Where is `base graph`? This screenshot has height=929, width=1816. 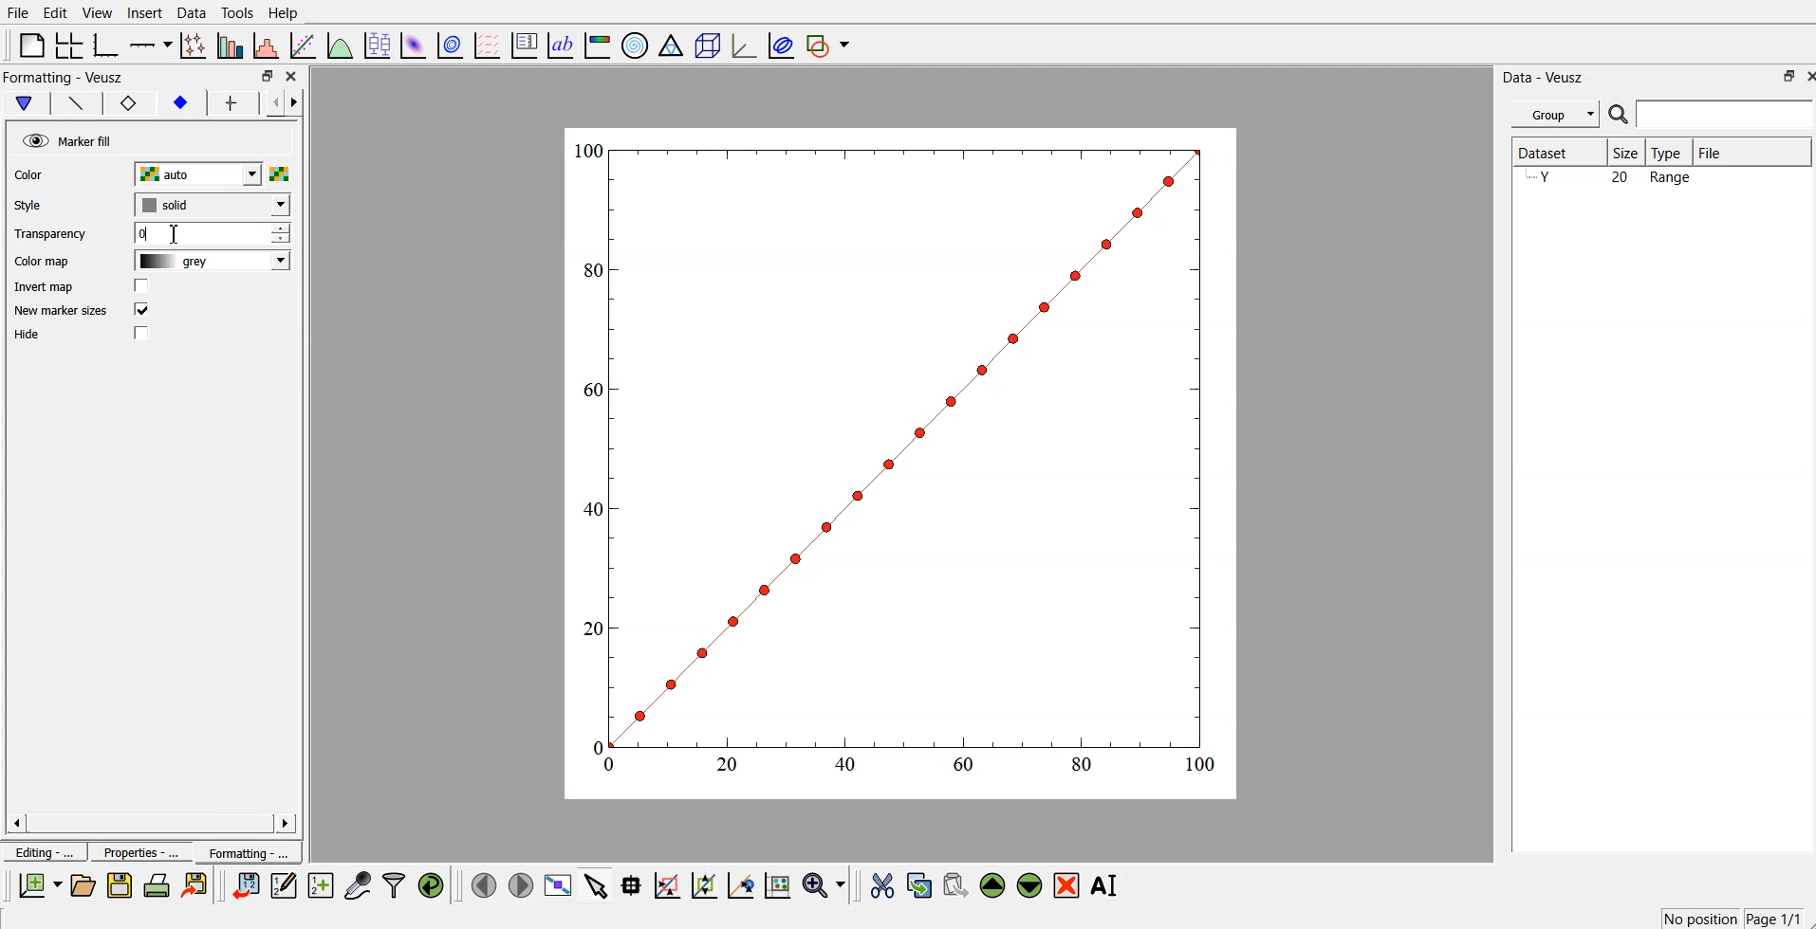
base graph is located at coordinates (107, 44).